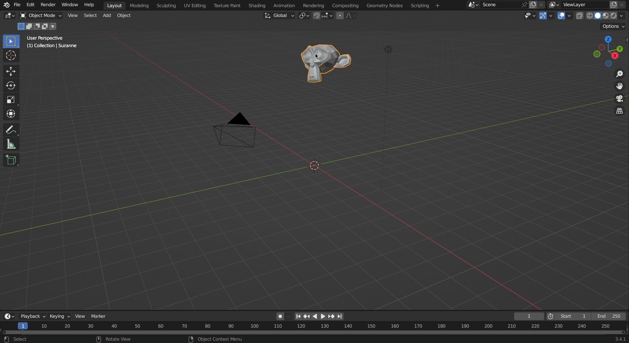 This screenshot has width=629, height=343. Describe the element at coordinates (138, 5) in the screenshot. I see `Modeling` at that location.